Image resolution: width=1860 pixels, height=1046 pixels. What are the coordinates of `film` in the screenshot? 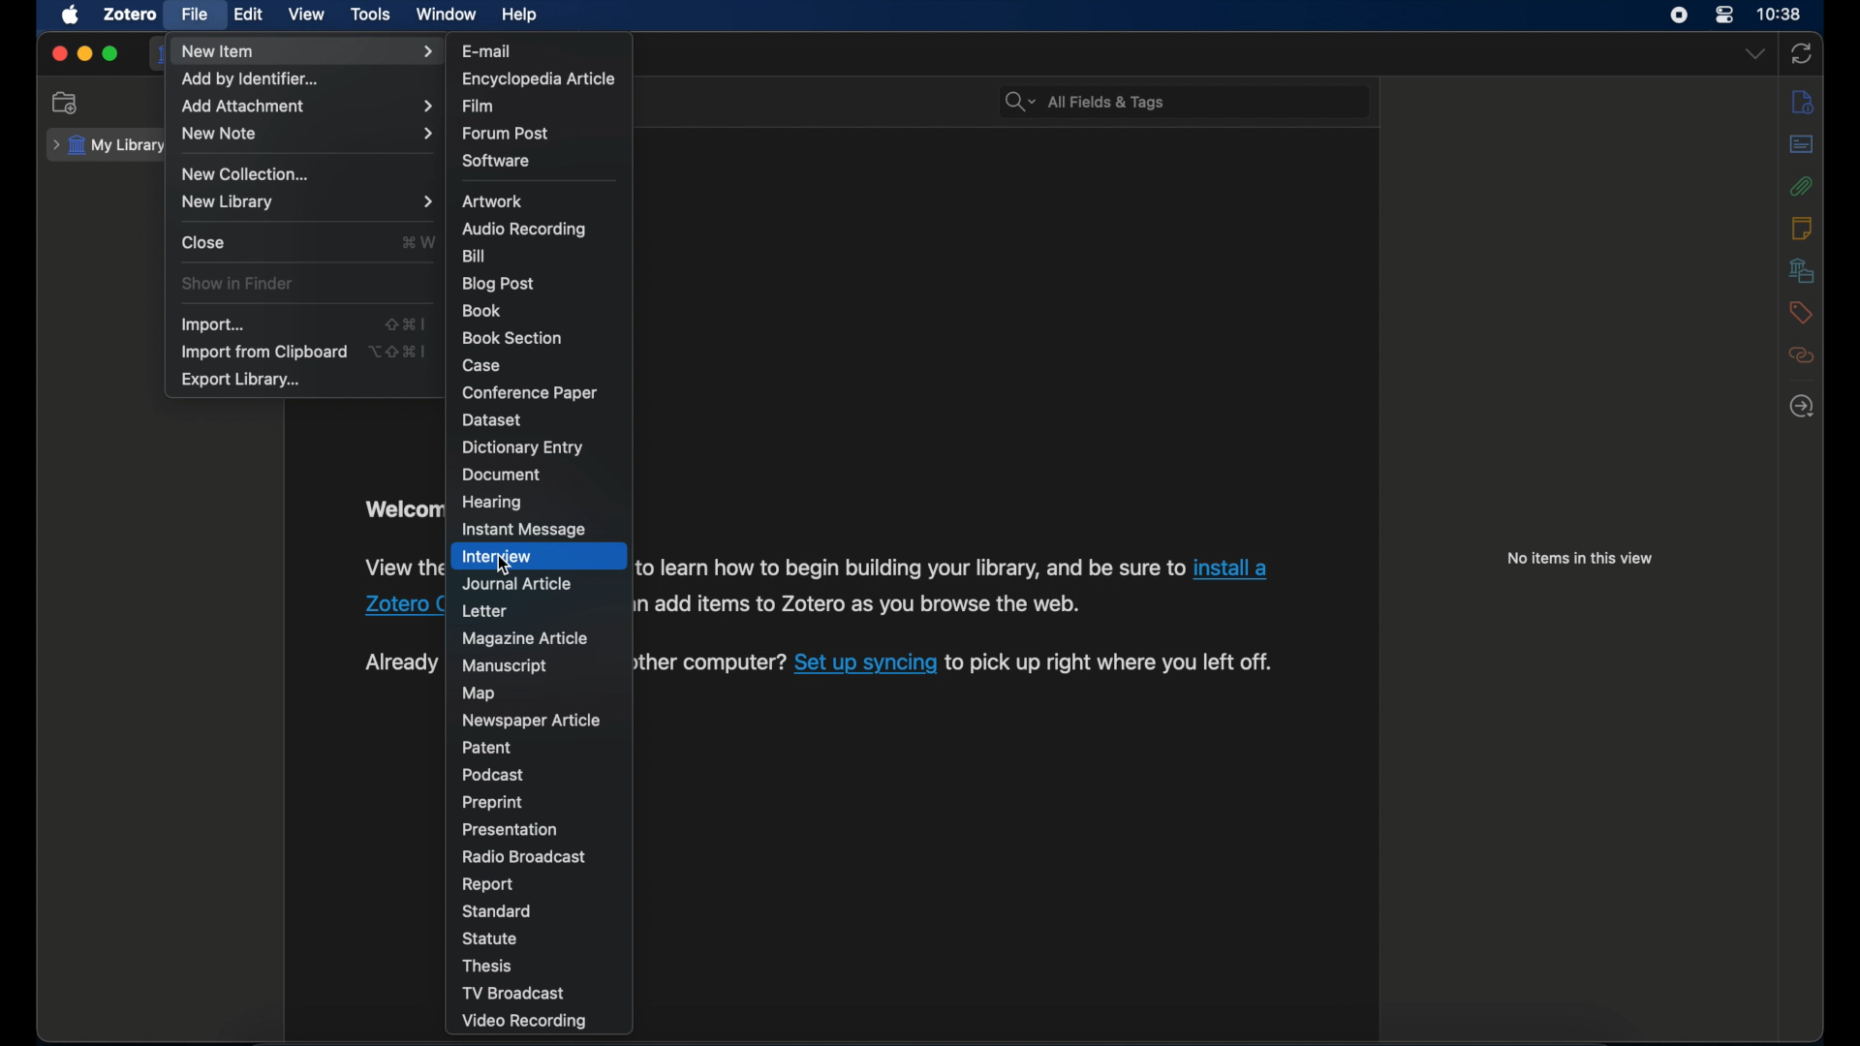 It's located at (479, 106).